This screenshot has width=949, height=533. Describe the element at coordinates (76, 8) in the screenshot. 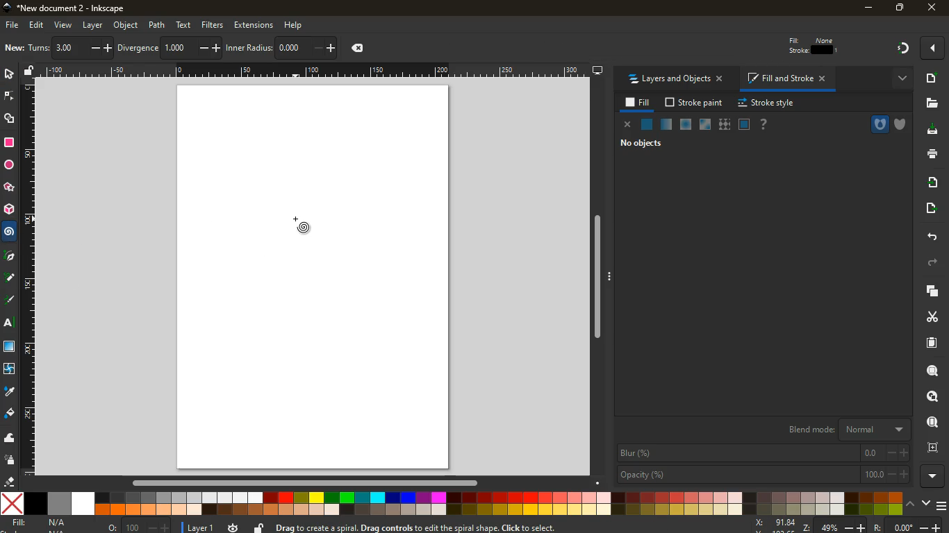

I see `inkscape` at that location.